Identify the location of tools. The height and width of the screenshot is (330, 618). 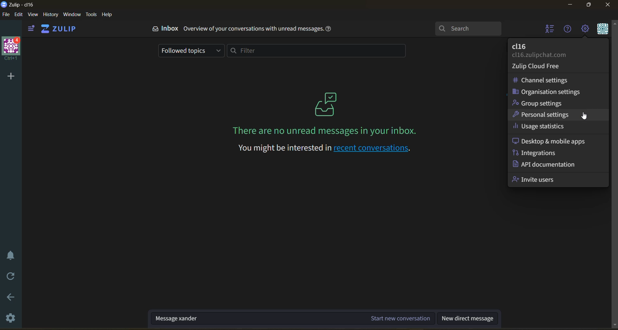
(92, 15).